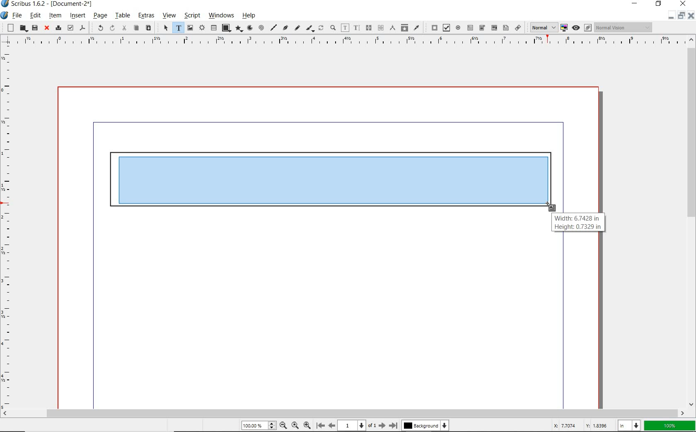 Image resolution: width=696 pixels, height=432 pixels. I want to click on select unit, so click(628, 426).